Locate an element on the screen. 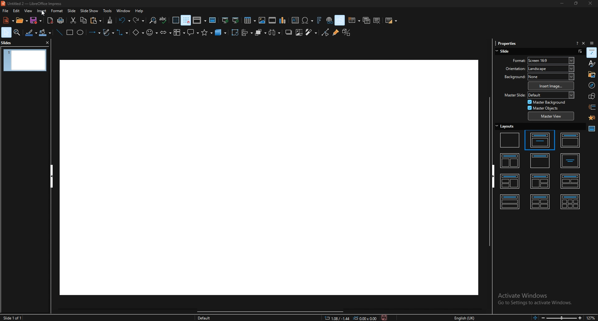 This screenshot has width=598, height=321. snap to grid is located at coordinates (186, 20).